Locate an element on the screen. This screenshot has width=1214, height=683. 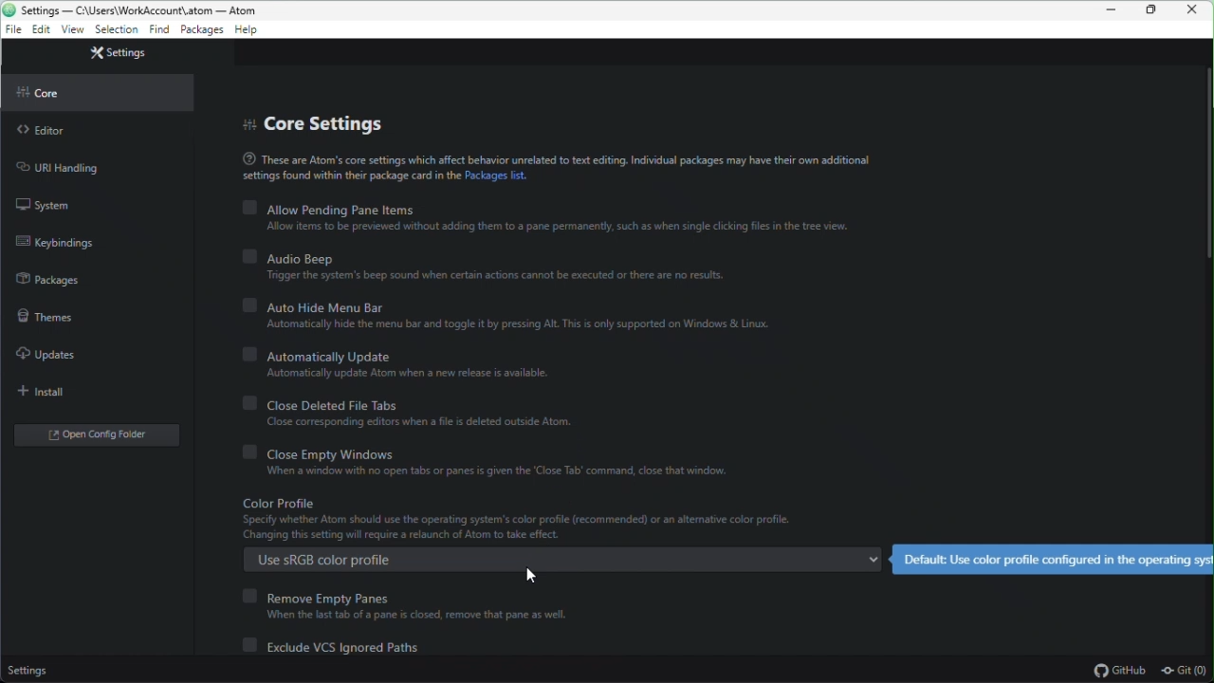
Automatically update is located at coordinates (402, 364).